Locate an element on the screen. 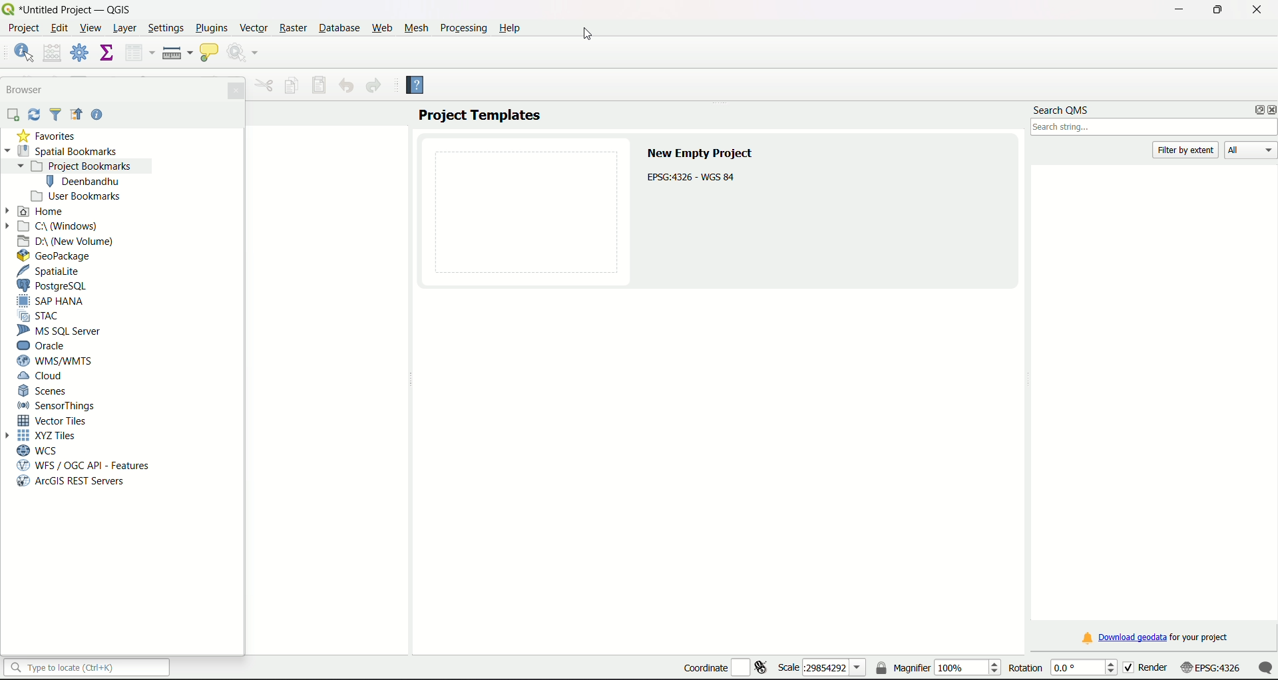 This screenshot has height=680, width=1278. arcGIS is located at coordinates (69, 480).